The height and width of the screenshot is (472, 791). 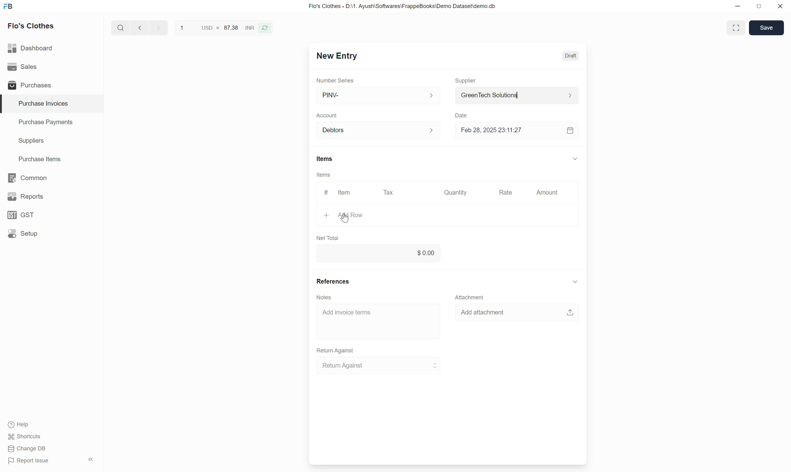 I want to click on New Entry, so click(x=337, y=56).